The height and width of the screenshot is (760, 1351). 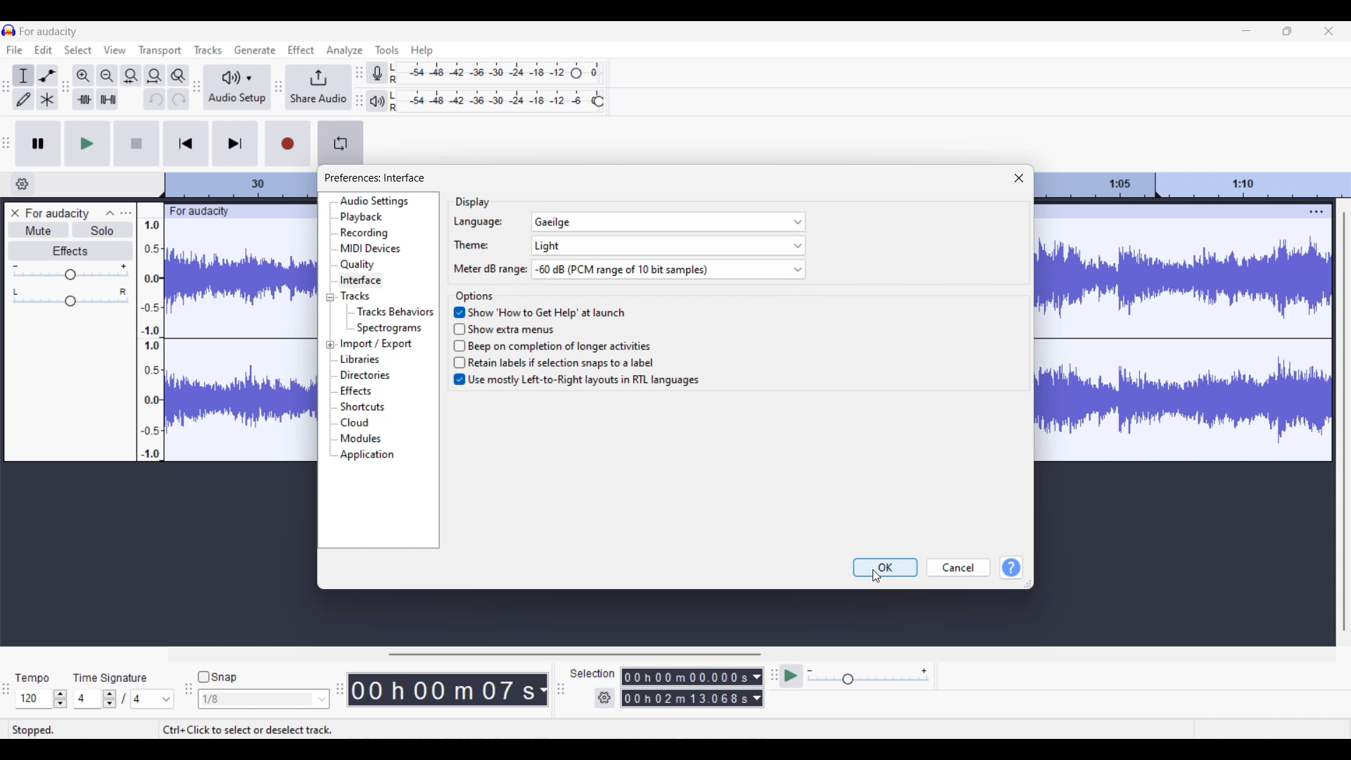 What do you see at coordinates (598, 101) in the screenshot?
I see `Playback level header` at bounding box center [598, 101].